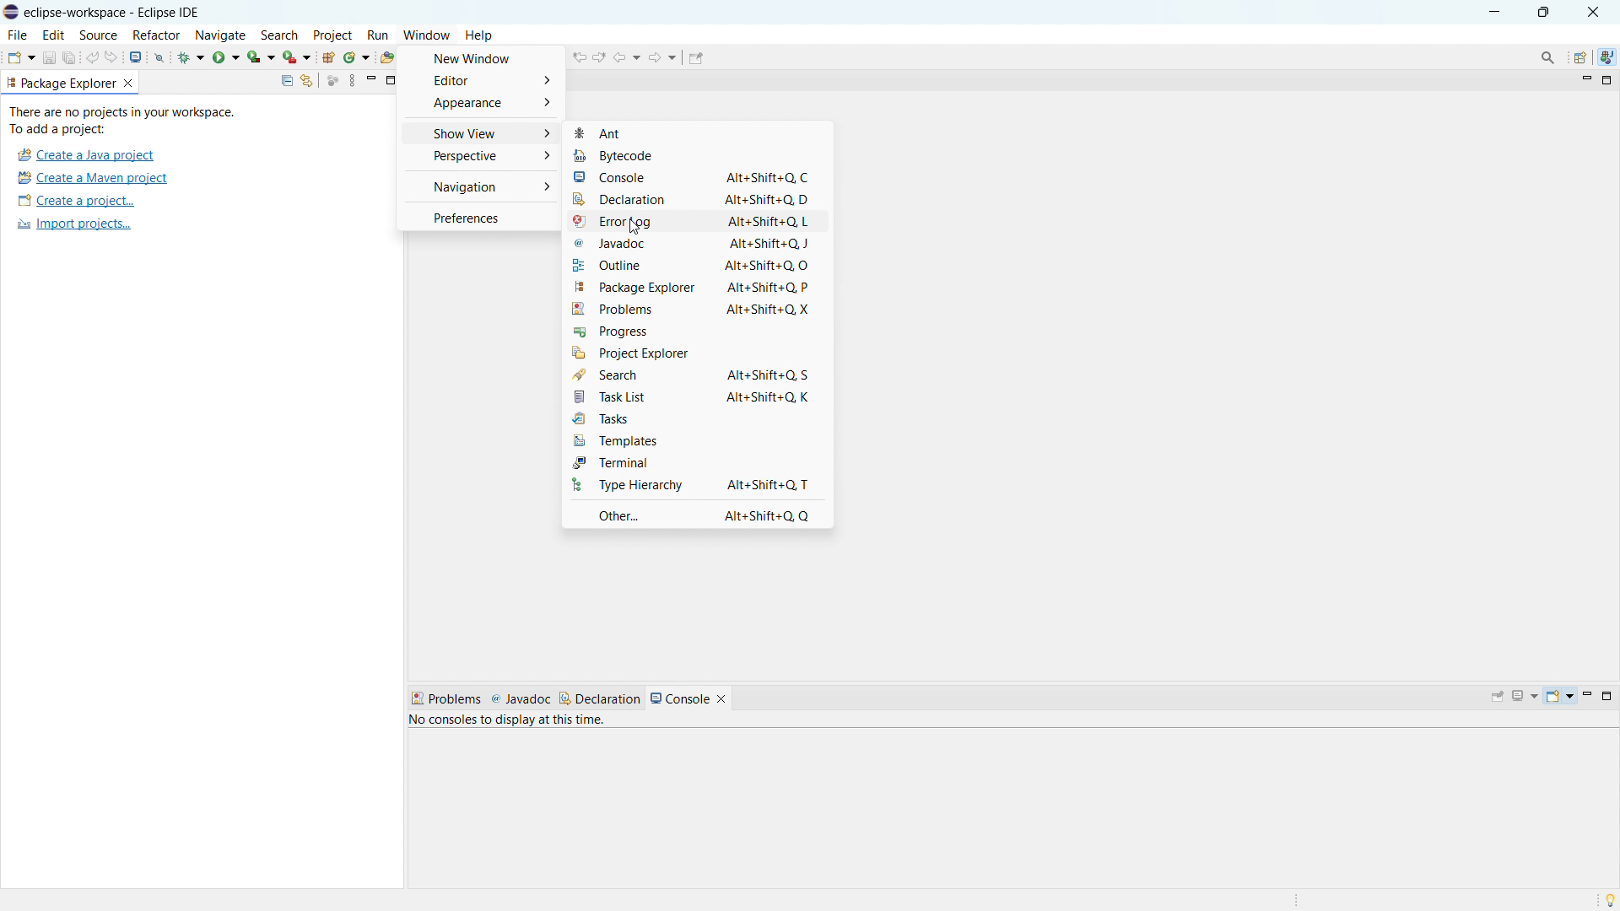 This screenshot has height=911, width=1620. I want to click on create a java project, so click(85, 155).